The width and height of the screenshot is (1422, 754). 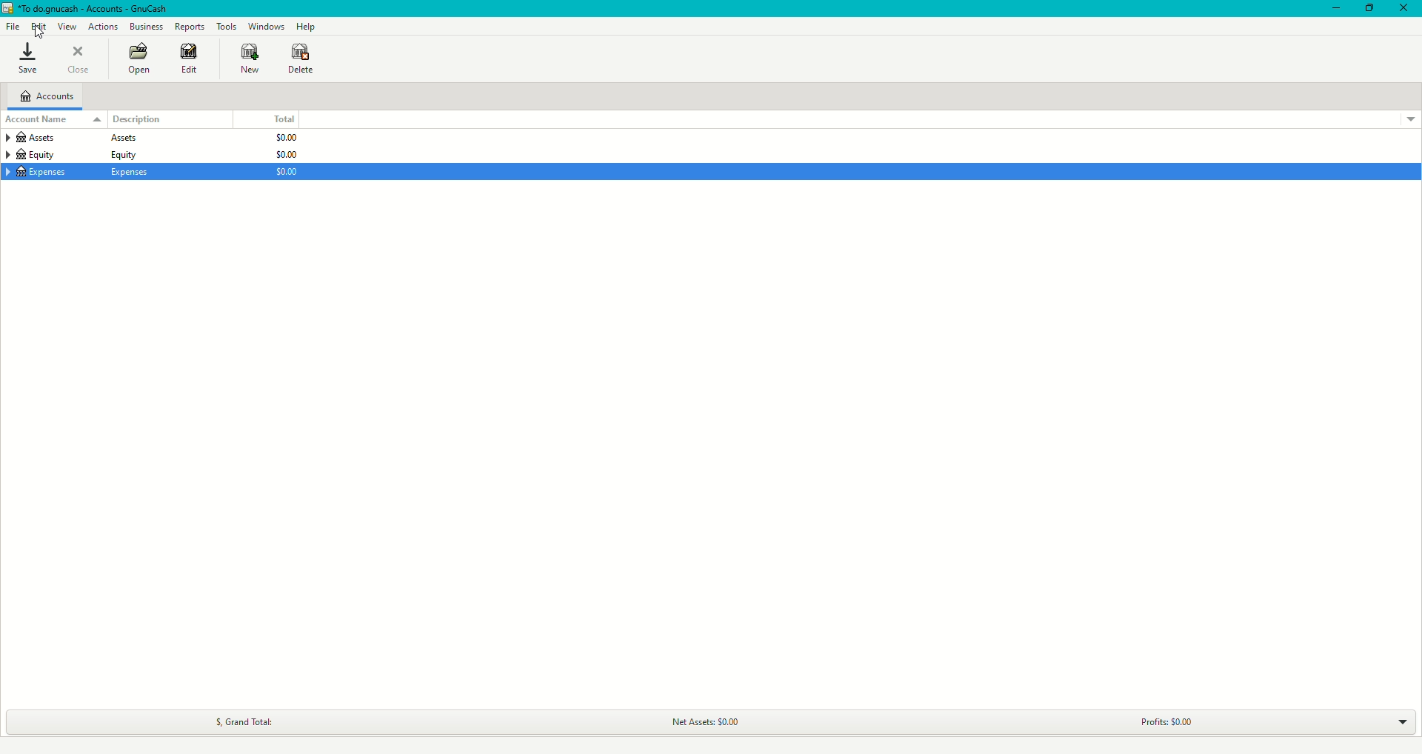 What do you see at coordinates (1399, 722) in the screenshot?
I see `Drop down` at bounding box center [1399, 722].